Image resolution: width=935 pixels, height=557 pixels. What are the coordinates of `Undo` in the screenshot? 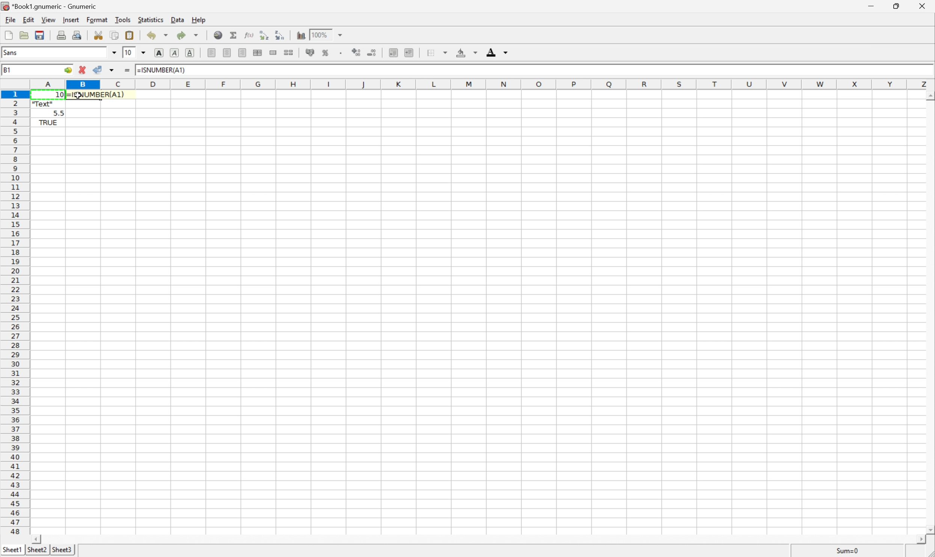 It's located at (158, 34).